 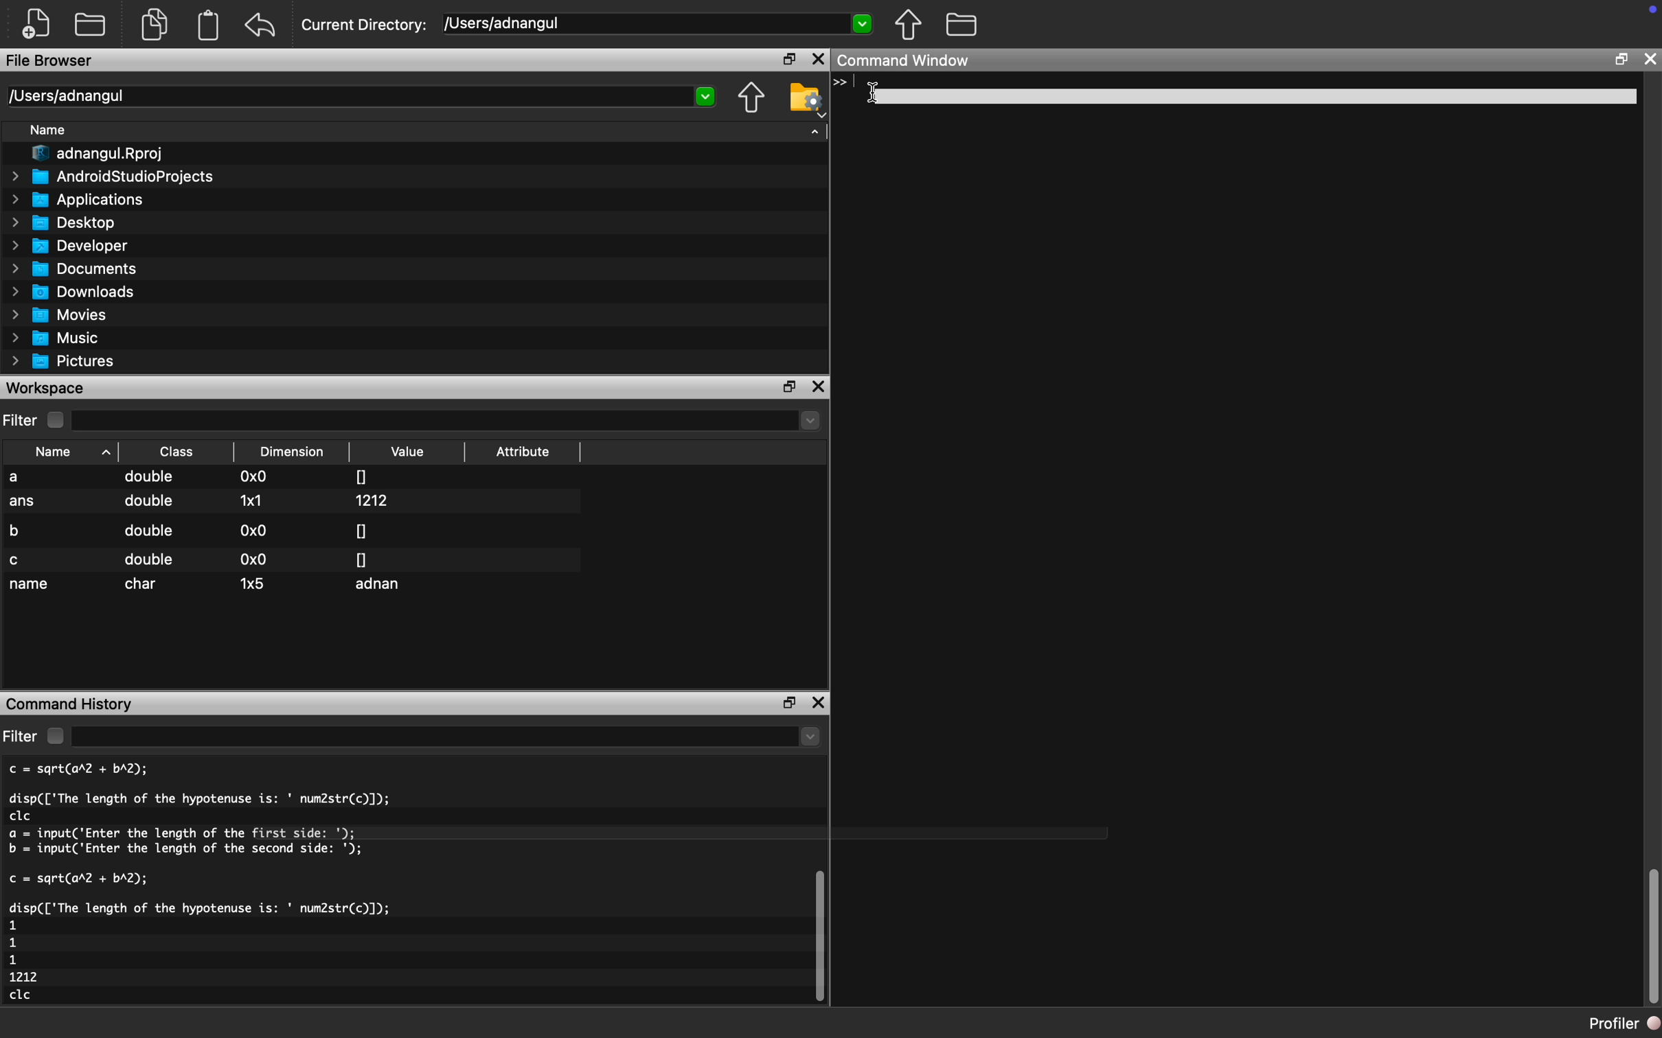 I want to click on move up, so click(x=907, y=24).